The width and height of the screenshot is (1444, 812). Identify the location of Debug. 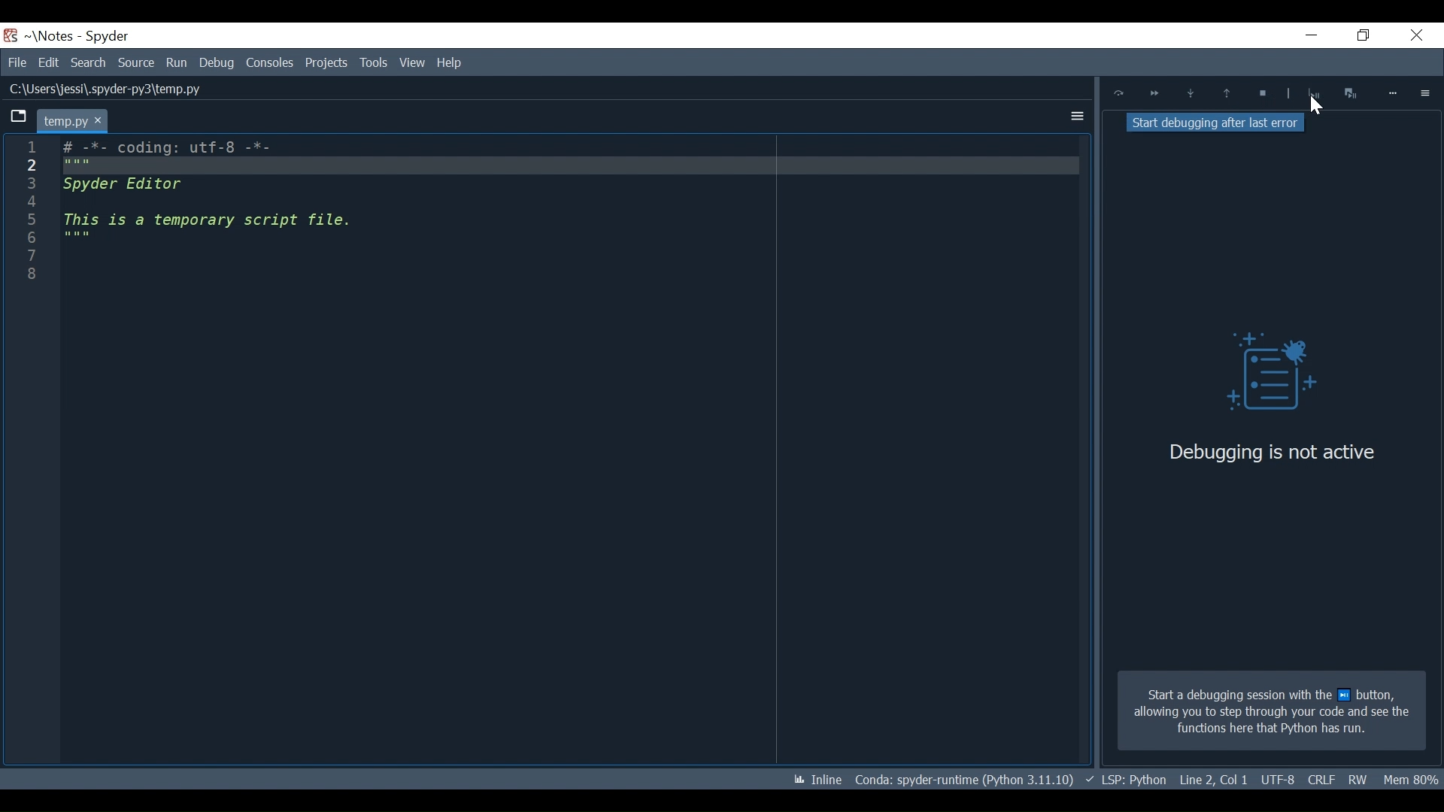
(1260, 375).